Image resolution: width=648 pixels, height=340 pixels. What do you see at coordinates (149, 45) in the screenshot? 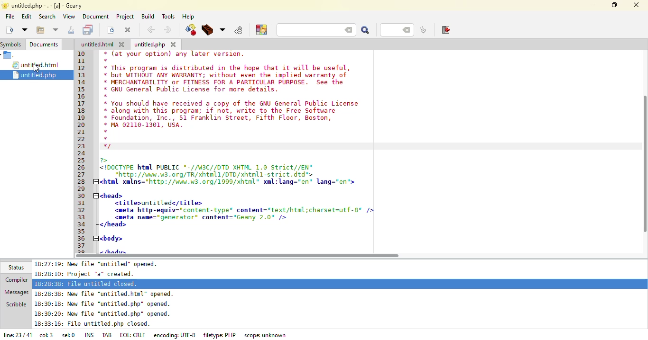
I see `php` at bounding box center [149, 45].